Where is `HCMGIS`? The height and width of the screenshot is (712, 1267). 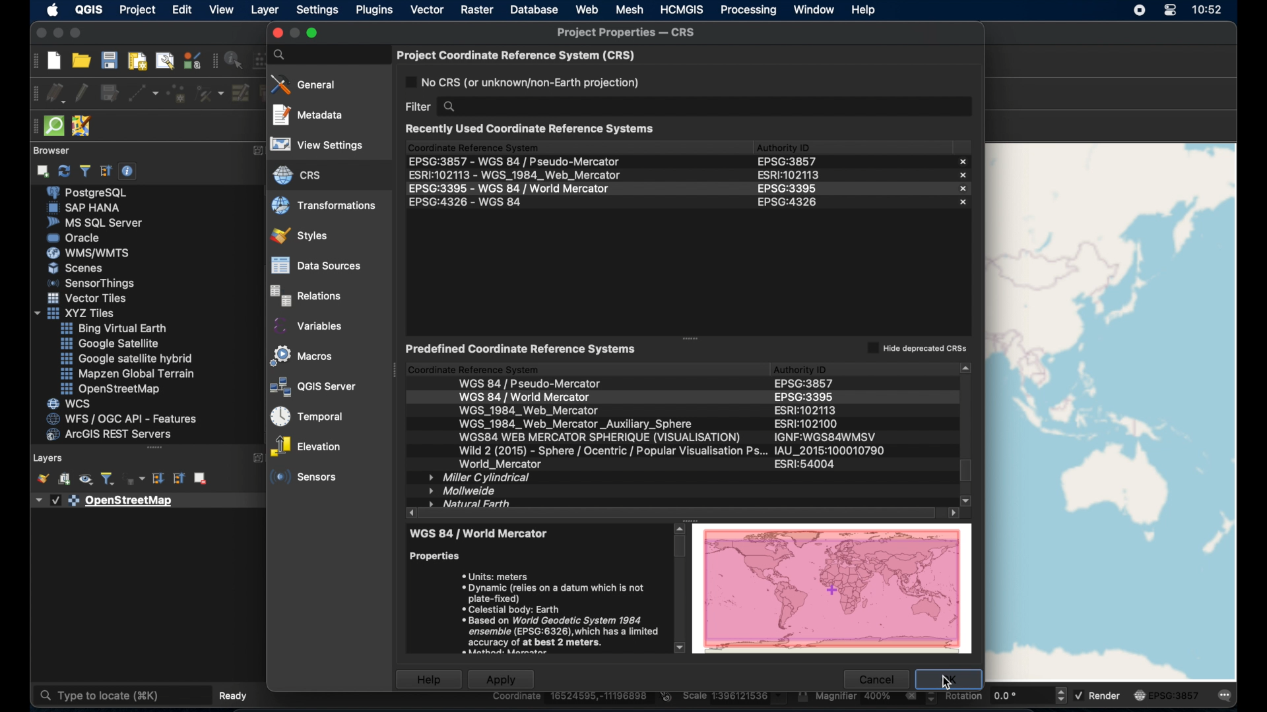
HCMGIS is located at coordinates (684, 10).